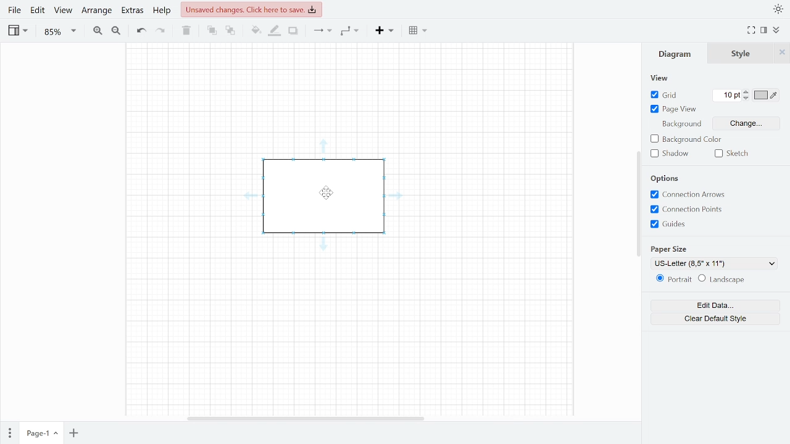  Describe the element at coordinates (673, 249) in the screenshot. I see `Paper size` at that location.